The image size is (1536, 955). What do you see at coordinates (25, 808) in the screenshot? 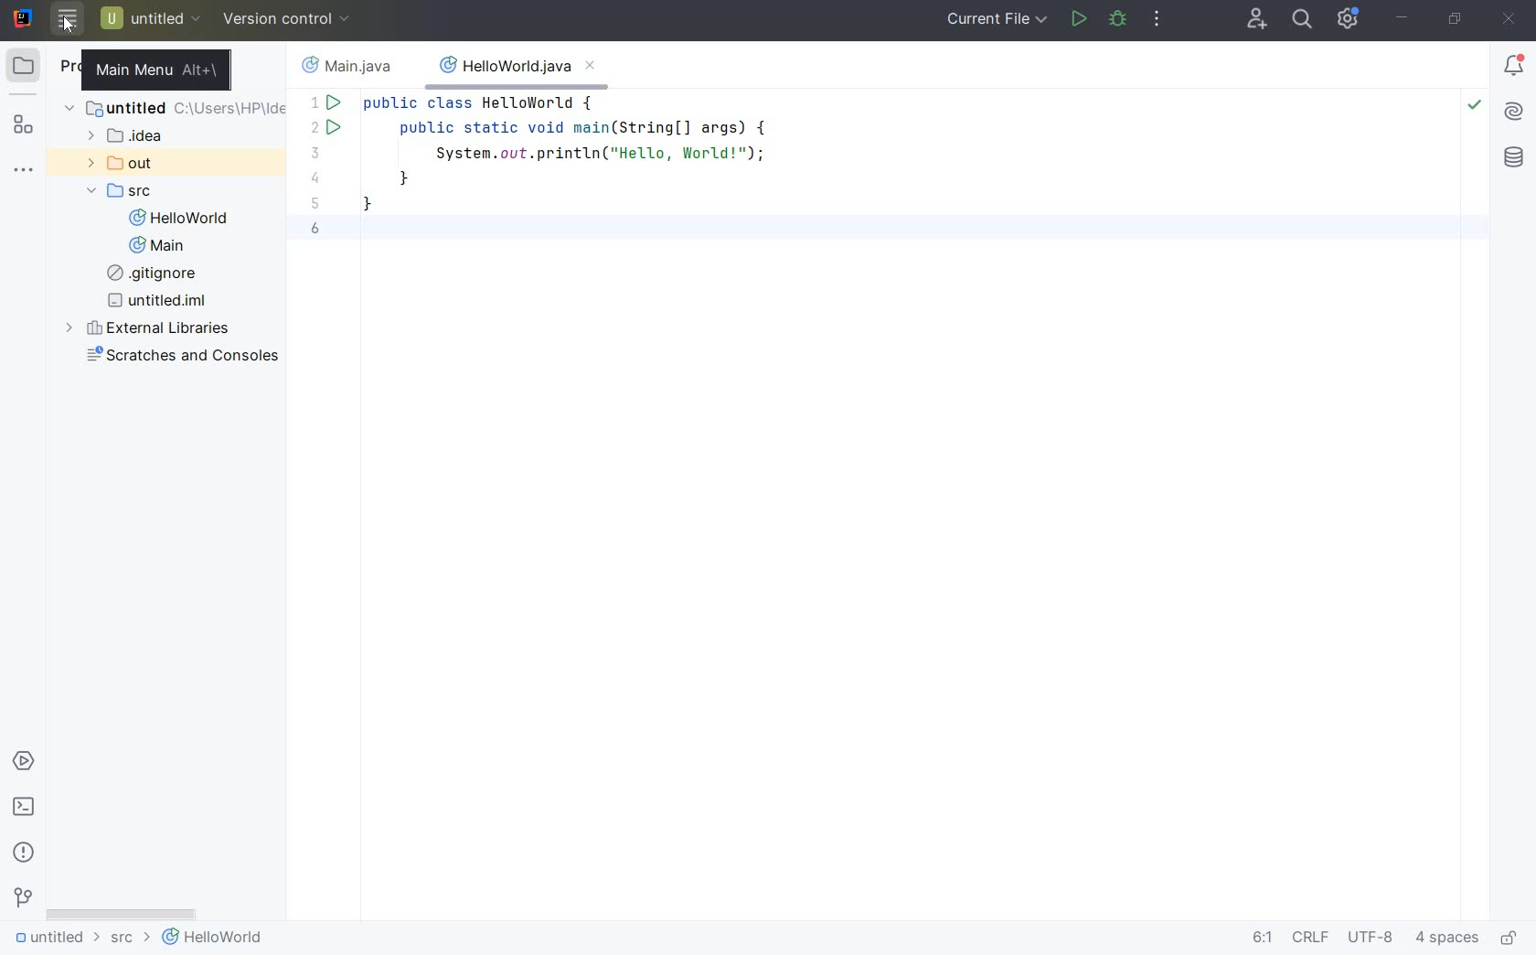
I see `terminal` at bounding box center [25, 808].